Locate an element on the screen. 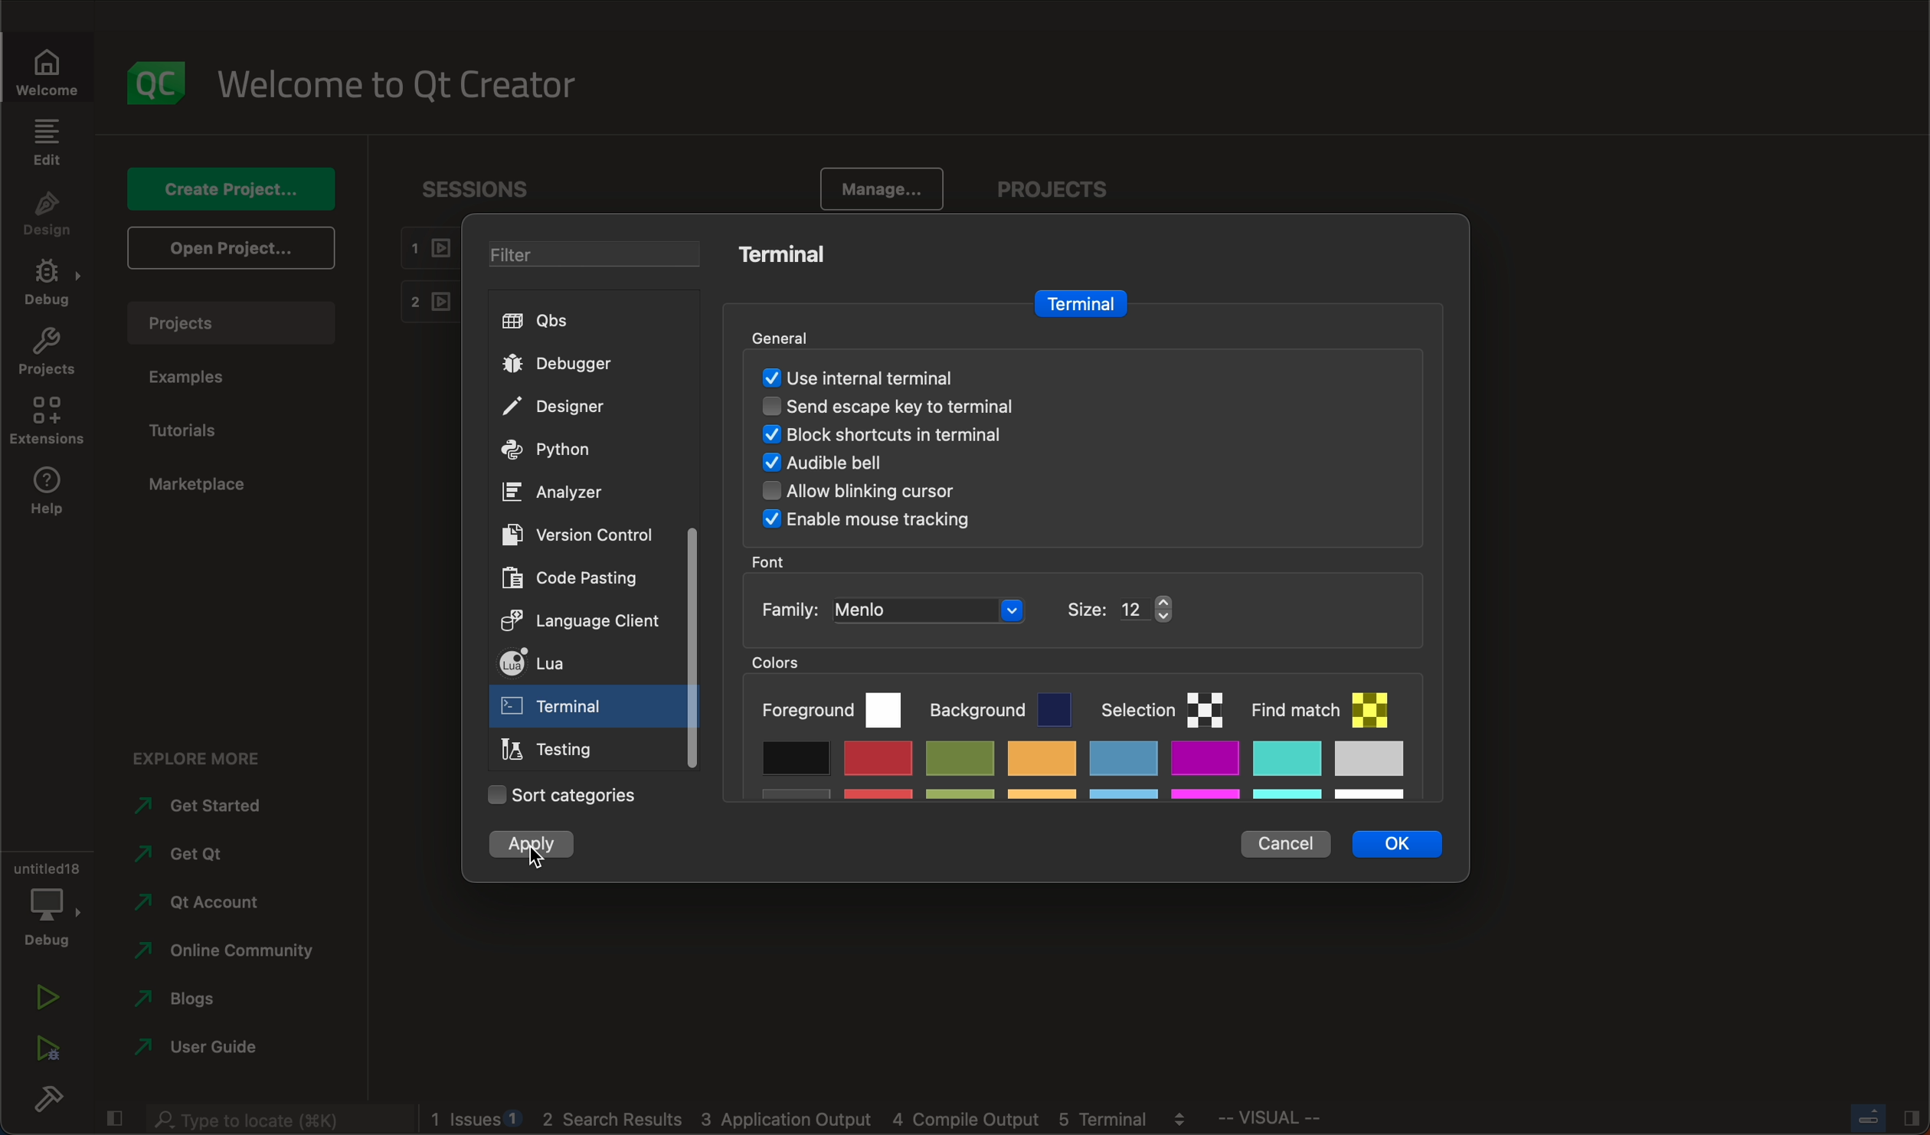 Image resolution: width=1930 pixels, height=1135 pixels. welcome  is located at coordinates (411, 85).